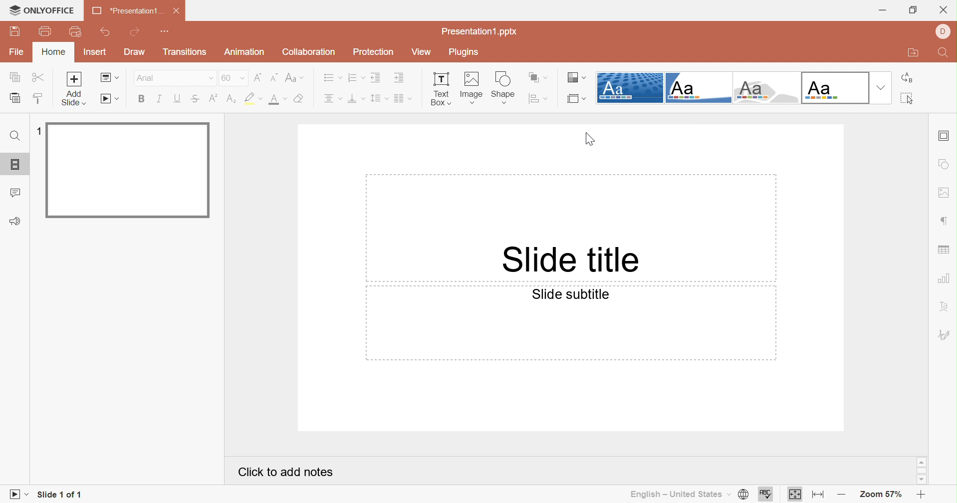 This screenshot has width=957, height=503. What do you see at coordinates (947, 221) in the screenshot?
I see `Paragraph settings` at bounding box center [947, 221].